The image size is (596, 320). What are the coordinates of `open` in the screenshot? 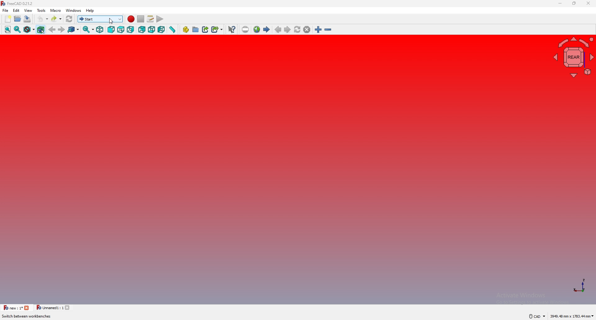 It's located at (18, 19).